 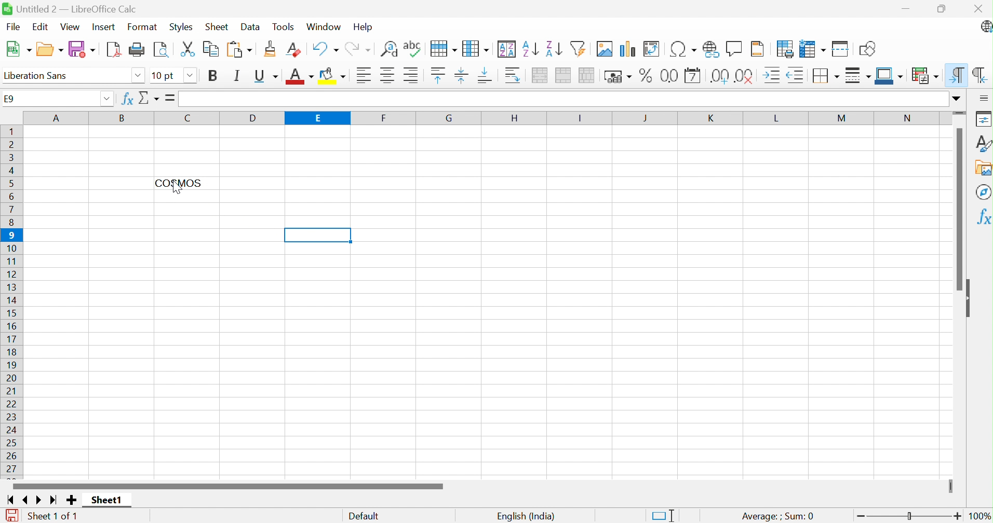 What do you see at coordinates (363, 27) in the screenshot?
I see `Help` at bounding box center [363, 27].